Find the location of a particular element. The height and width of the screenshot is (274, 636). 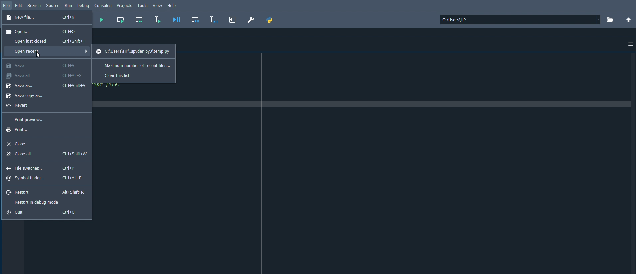

Run current cell and go to the next one is located at coordinates (139, 19).